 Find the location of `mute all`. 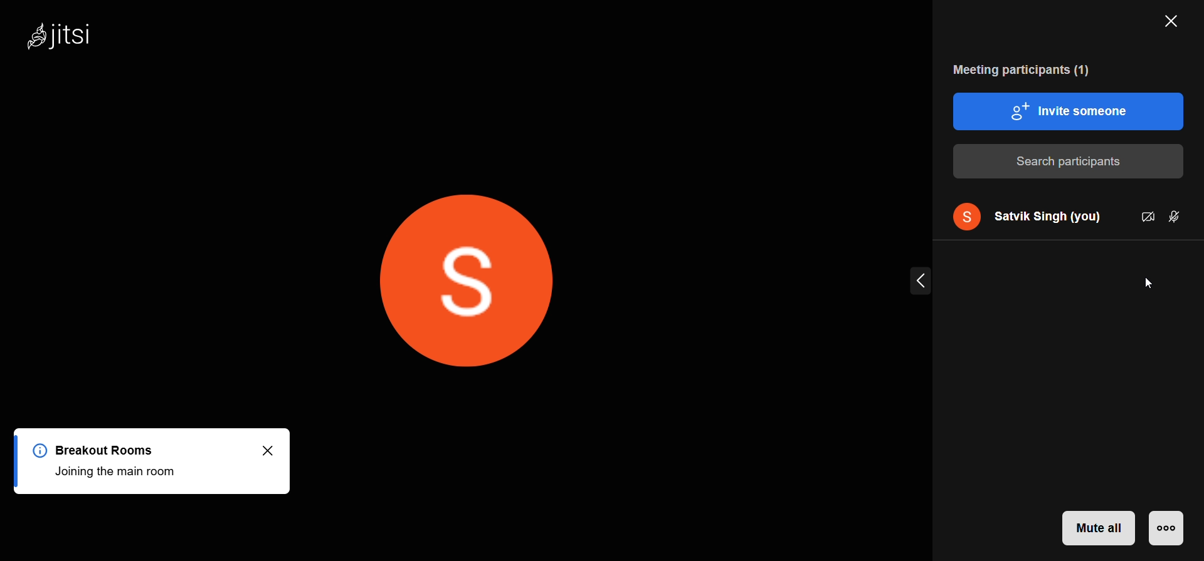

mute all is located at coordinates (1098, 528).